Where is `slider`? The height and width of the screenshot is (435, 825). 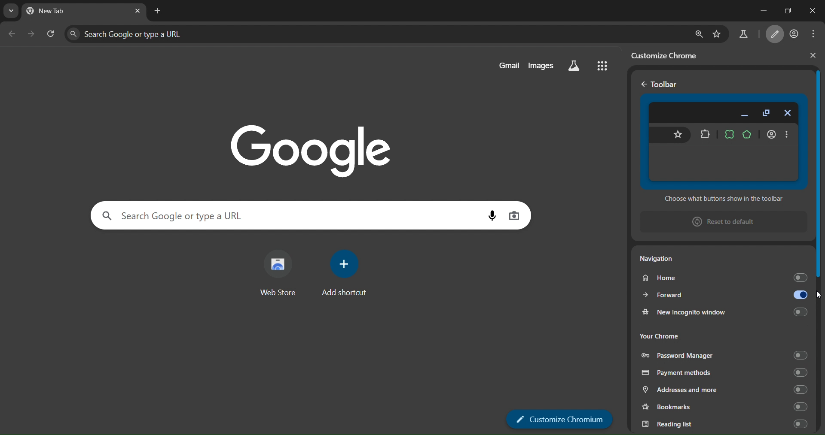
slider is located at coordinates (820, 177).